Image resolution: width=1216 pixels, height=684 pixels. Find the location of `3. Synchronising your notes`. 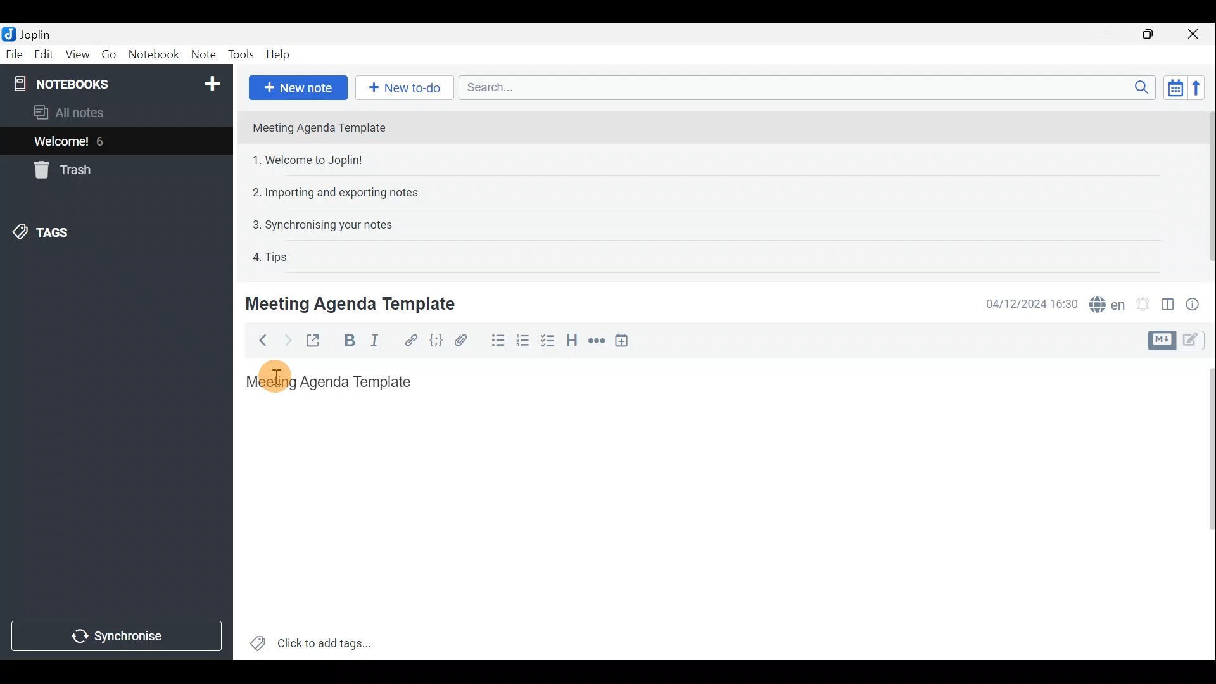

3. Synchronising your notes is located at coordinates (322, 224).